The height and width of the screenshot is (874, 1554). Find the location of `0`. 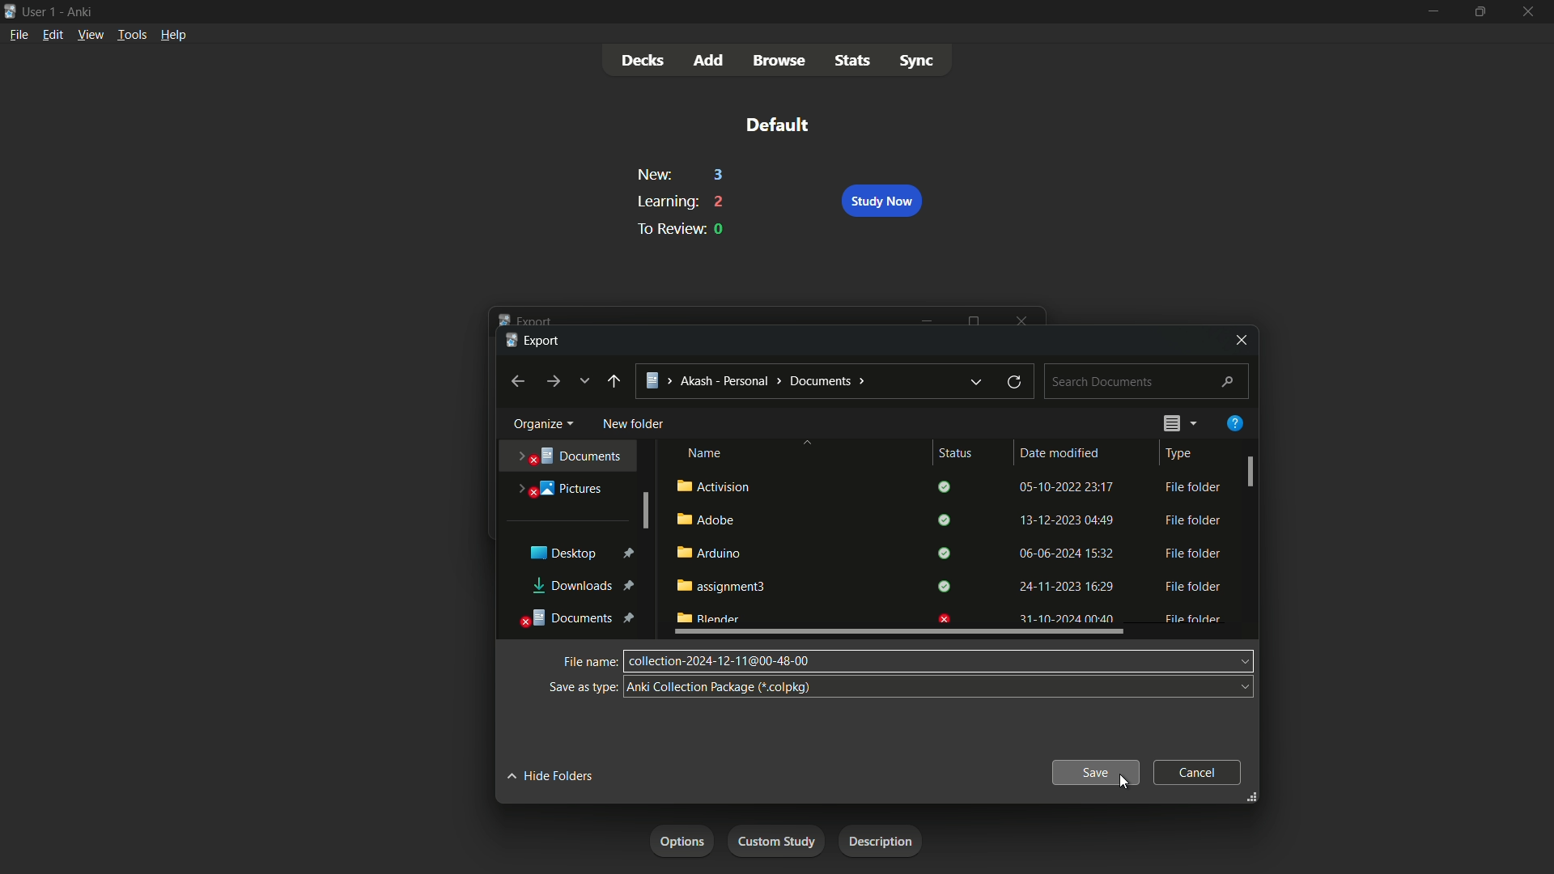

0 is located at coordinates (720, 230).